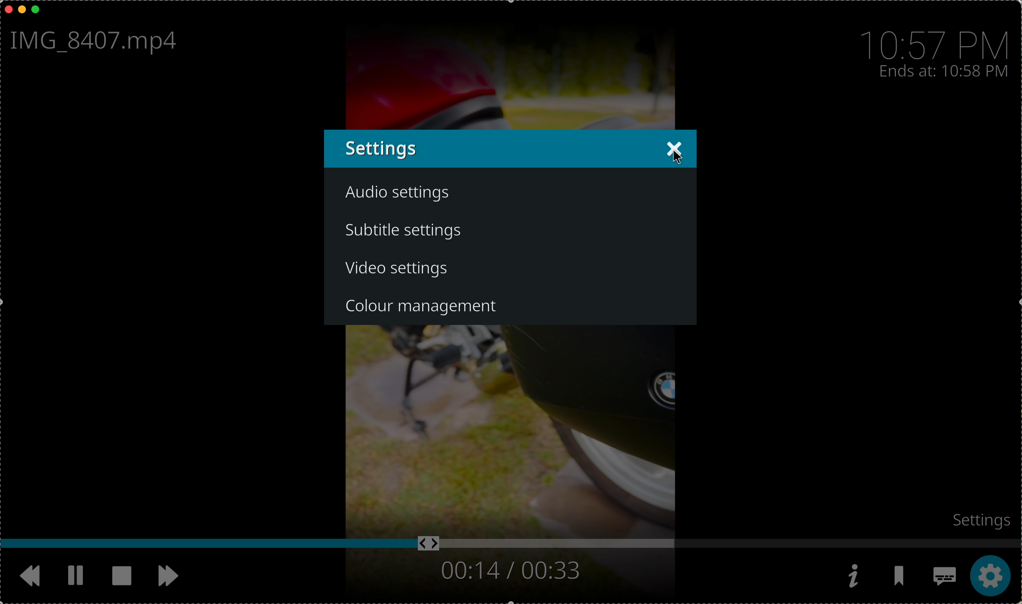 Image resolution: width=1022 pixels, height=604 pixels. I want to click on stop, so click(125, 576).